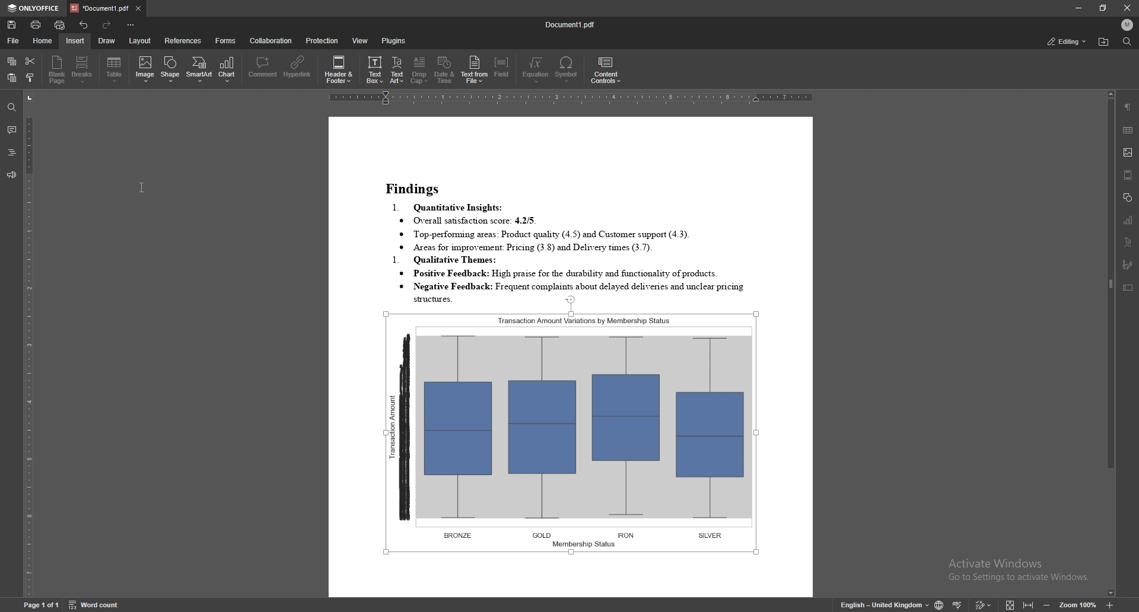  What do you see at coordinates (1127, 264) in the screenshot?
I see `signature field` at bounding box center [1127, 264].